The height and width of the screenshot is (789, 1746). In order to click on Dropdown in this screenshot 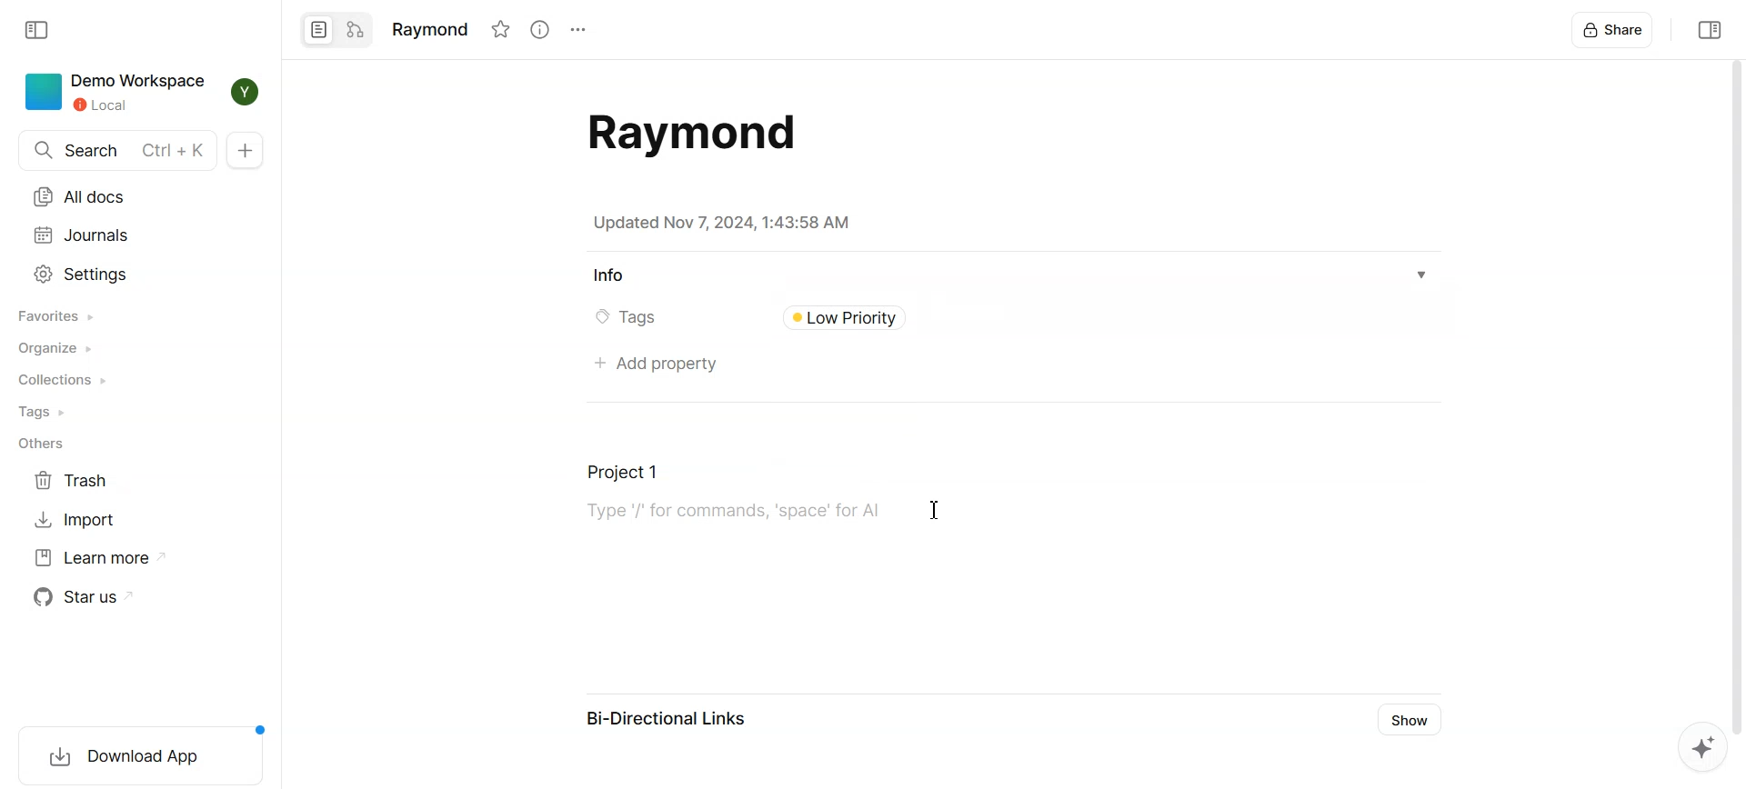, I will do `click(1422, 275)`.